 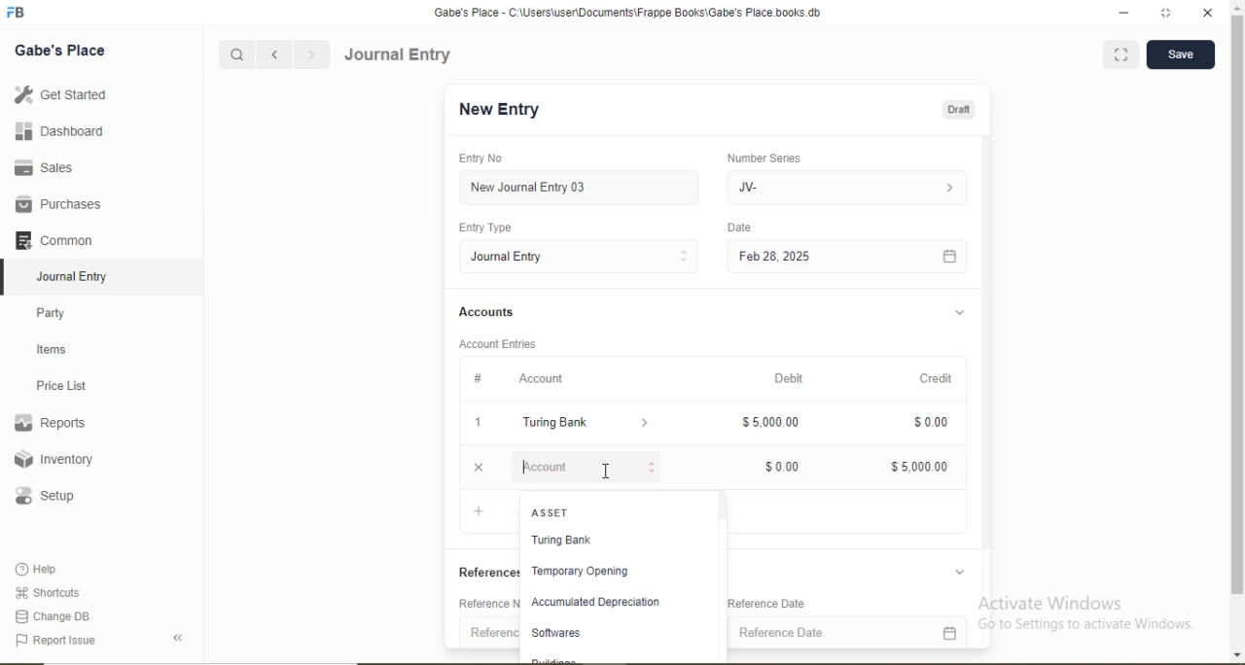 I want to click on Account, so click(x=545, y=377).